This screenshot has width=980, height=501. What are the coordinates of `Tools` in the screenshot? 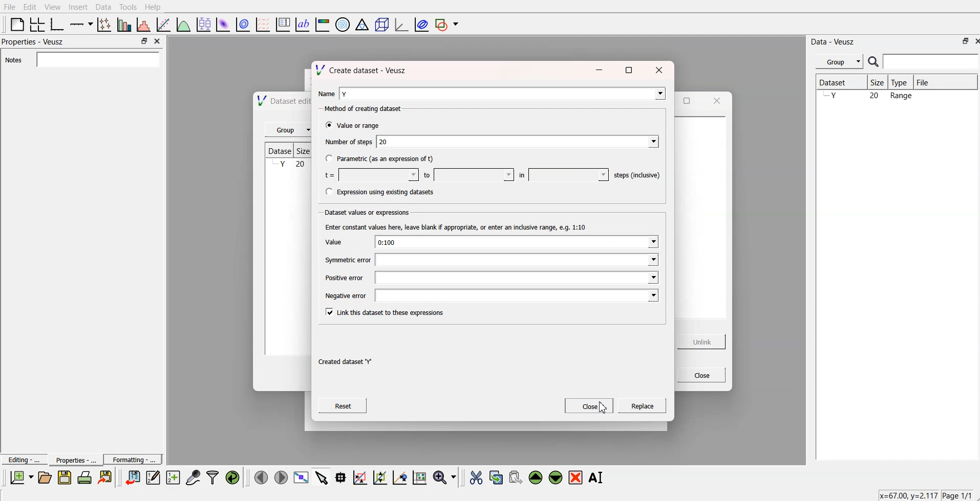 It's located at (128, 7).